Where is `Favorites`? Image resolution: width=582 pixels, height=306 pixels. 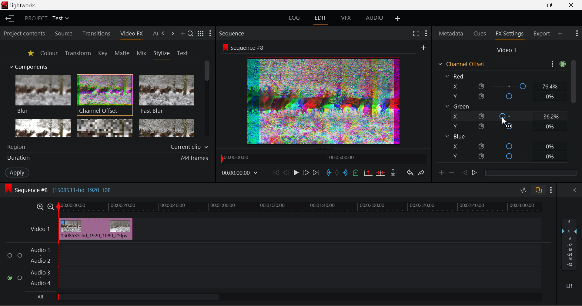
Favorites is located at coordinates (30, 54).